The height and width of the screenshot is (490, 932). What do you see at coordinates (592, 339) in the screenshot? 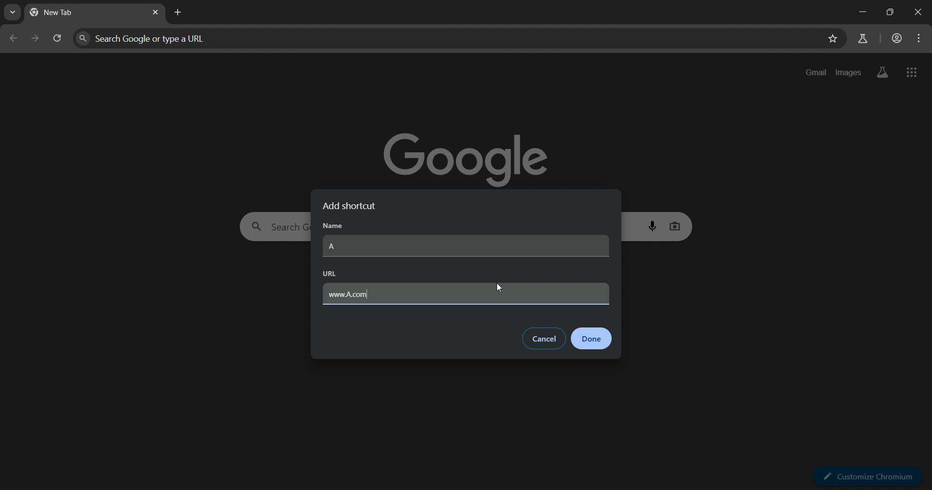
I see `done` at bounding box center [592, 339].